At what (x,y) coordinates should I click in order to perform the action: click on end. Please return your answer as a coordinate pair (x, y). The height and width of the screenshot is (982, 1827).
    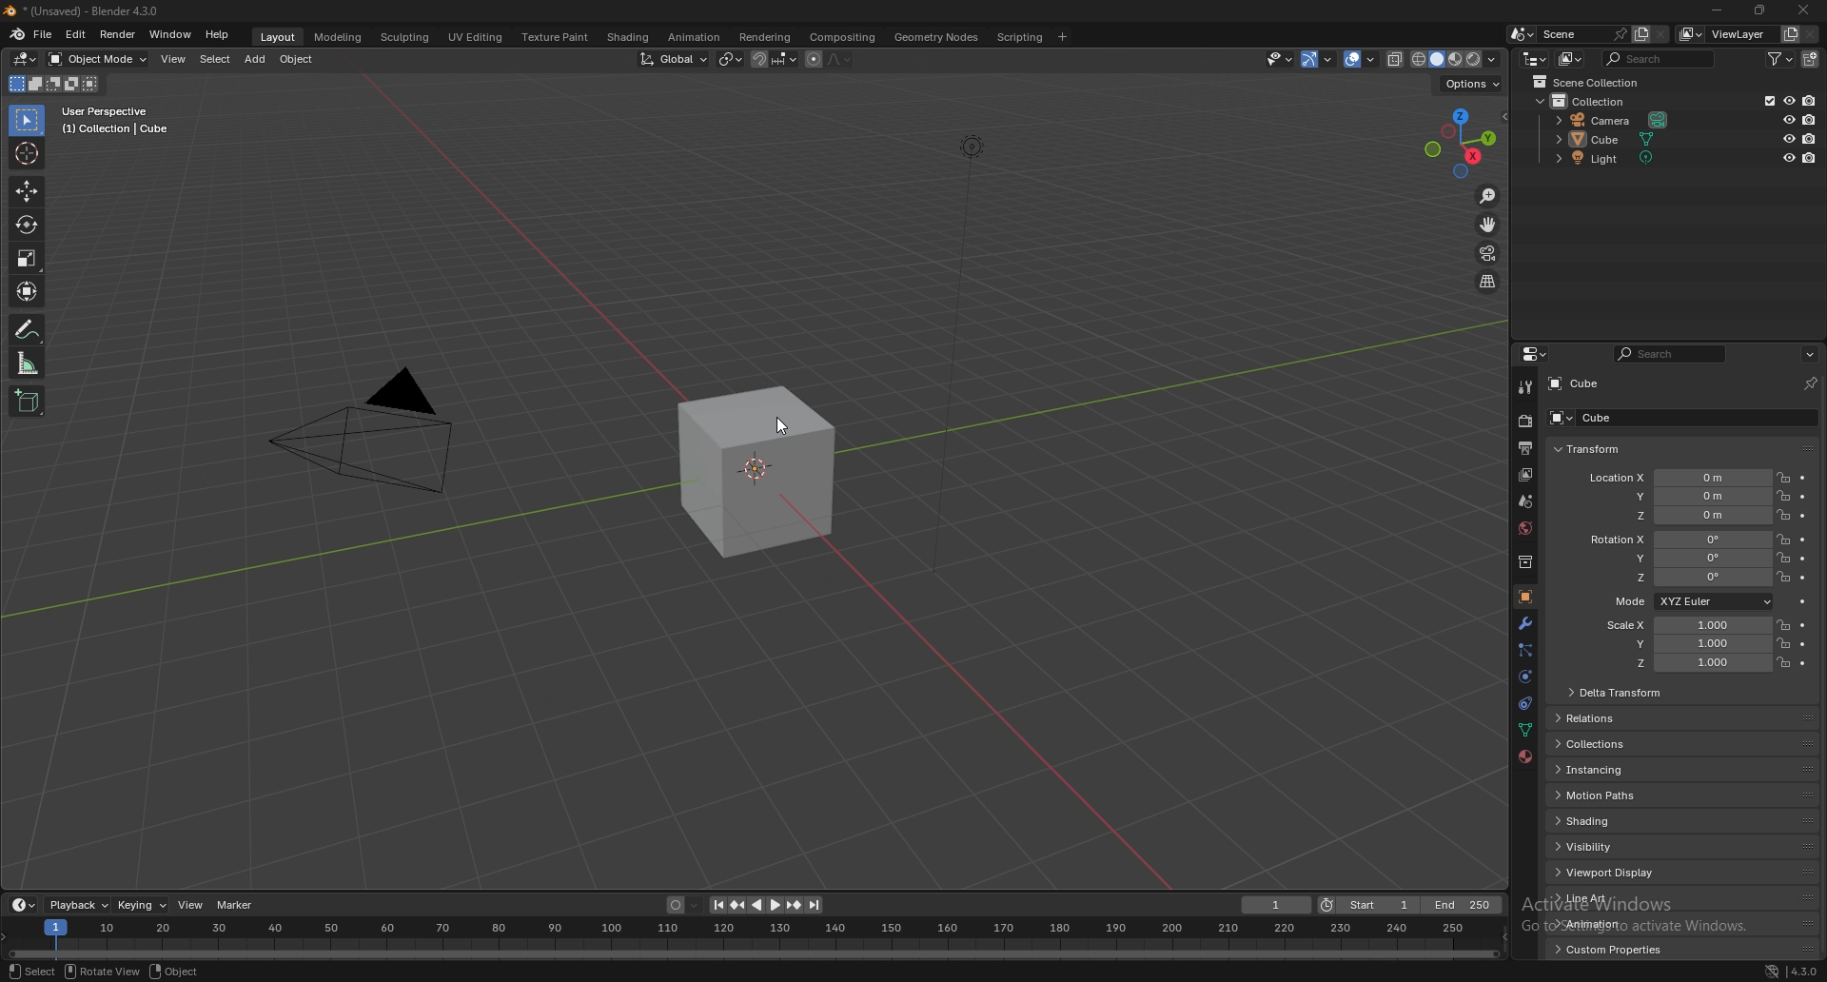
    Looking at the image, I should click on (1464, 905).